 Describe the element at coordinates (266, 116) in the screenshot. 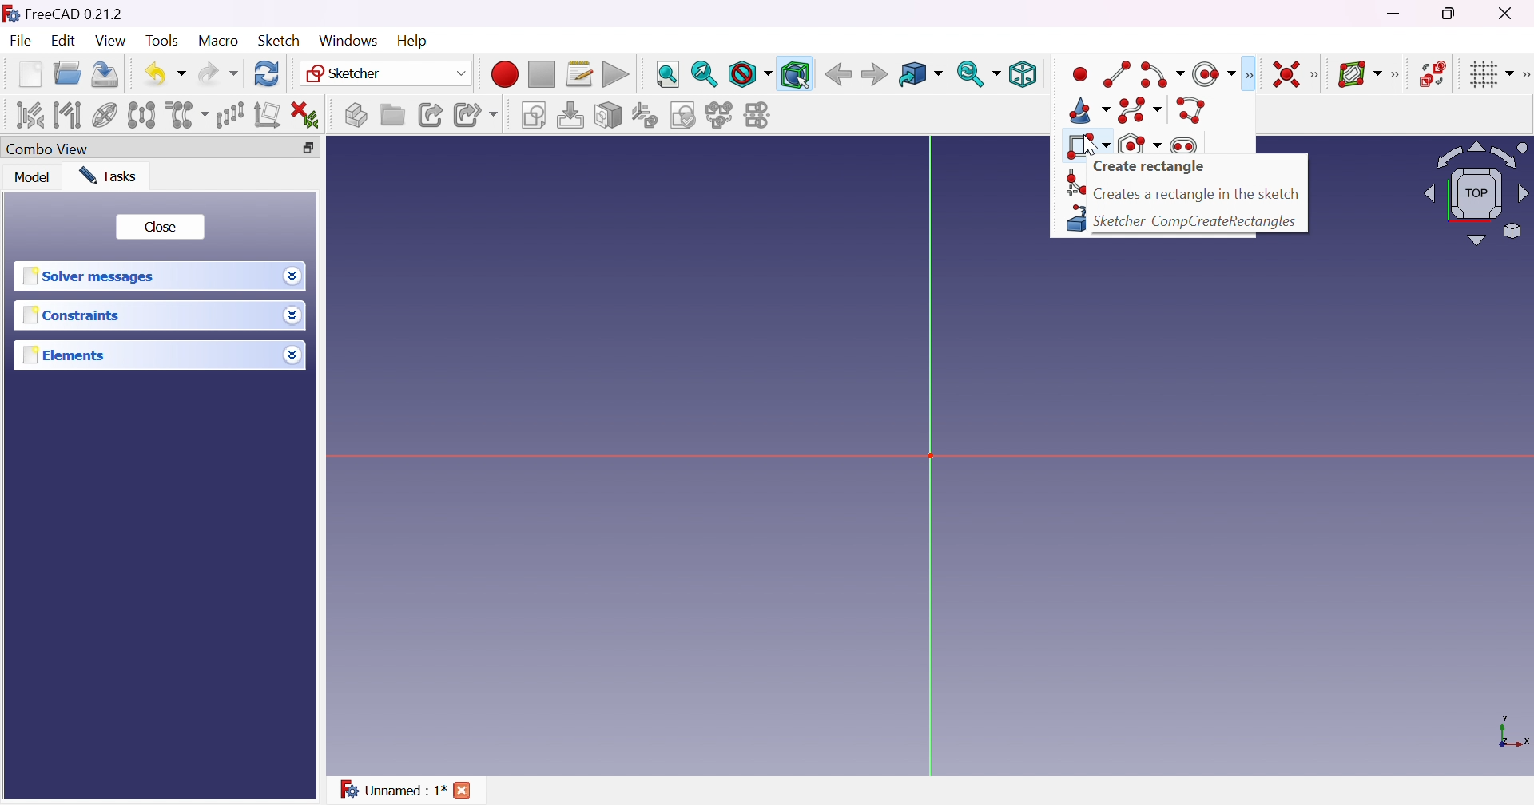

I see `Remove axes alignment` at that location.